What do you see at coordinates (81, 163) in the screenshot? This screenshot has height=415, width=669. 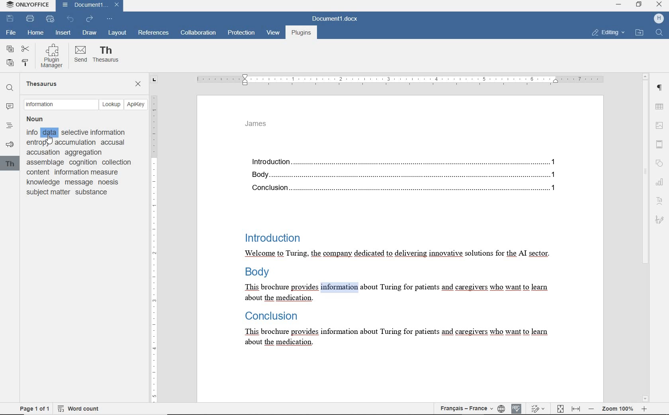 I see `info selective information
anton accumulation accusal
accusation aggregation
assemblage cognition collection
content information measure
knowledge message noesis
subject matter substance` at bounding box center [81, 163].